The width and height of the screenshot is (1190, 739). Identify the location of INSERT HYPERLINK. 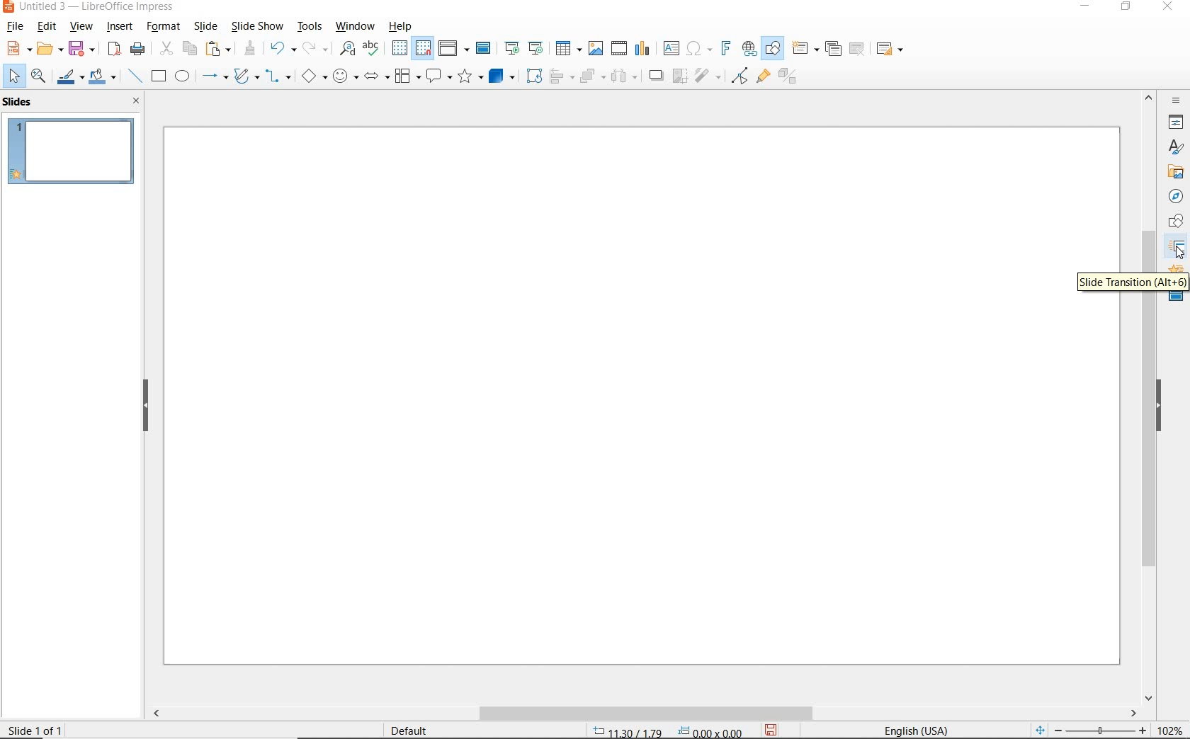
(749, 48).